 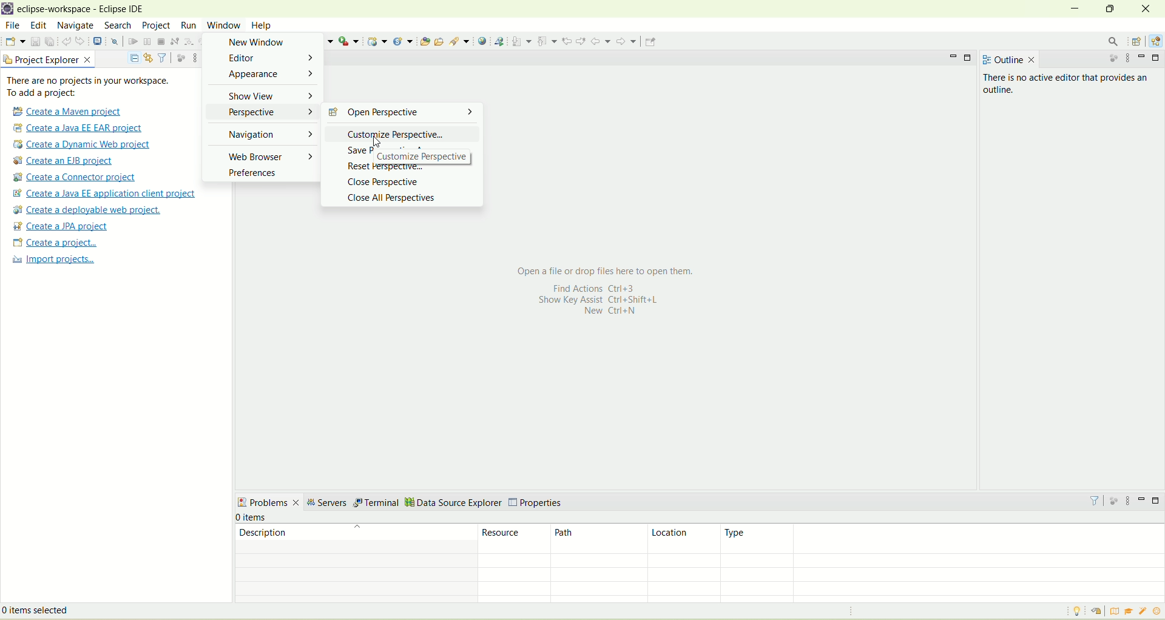 What do you see at coordinates (50, 42) in the screenshot?
I see `save all` at bounding box center [50, 42].